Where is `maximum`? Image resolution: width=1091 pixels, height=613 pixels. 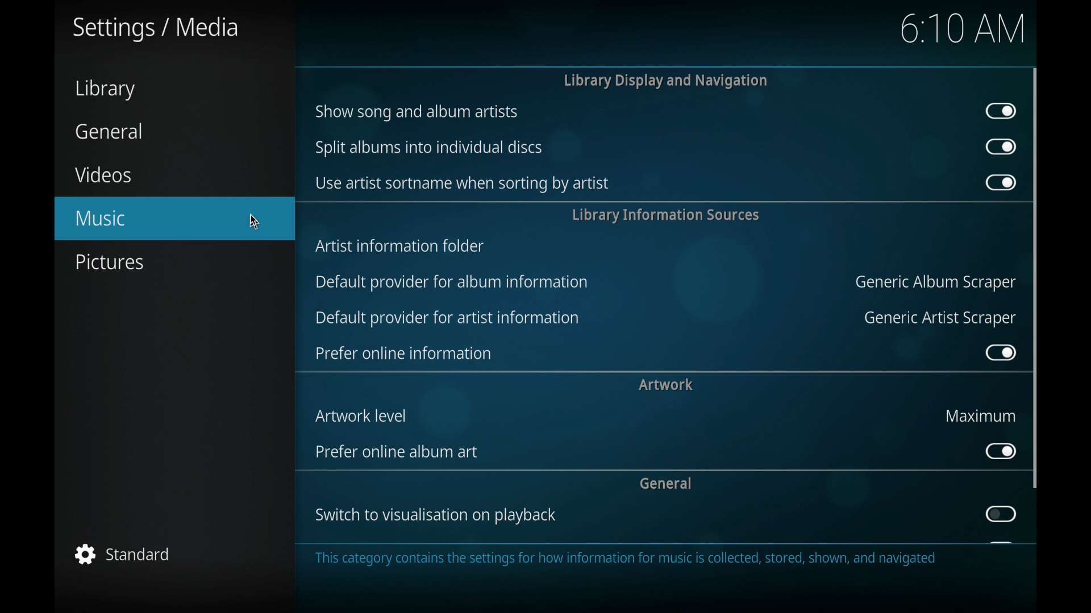 maximum is located at coordinates (981, 415).